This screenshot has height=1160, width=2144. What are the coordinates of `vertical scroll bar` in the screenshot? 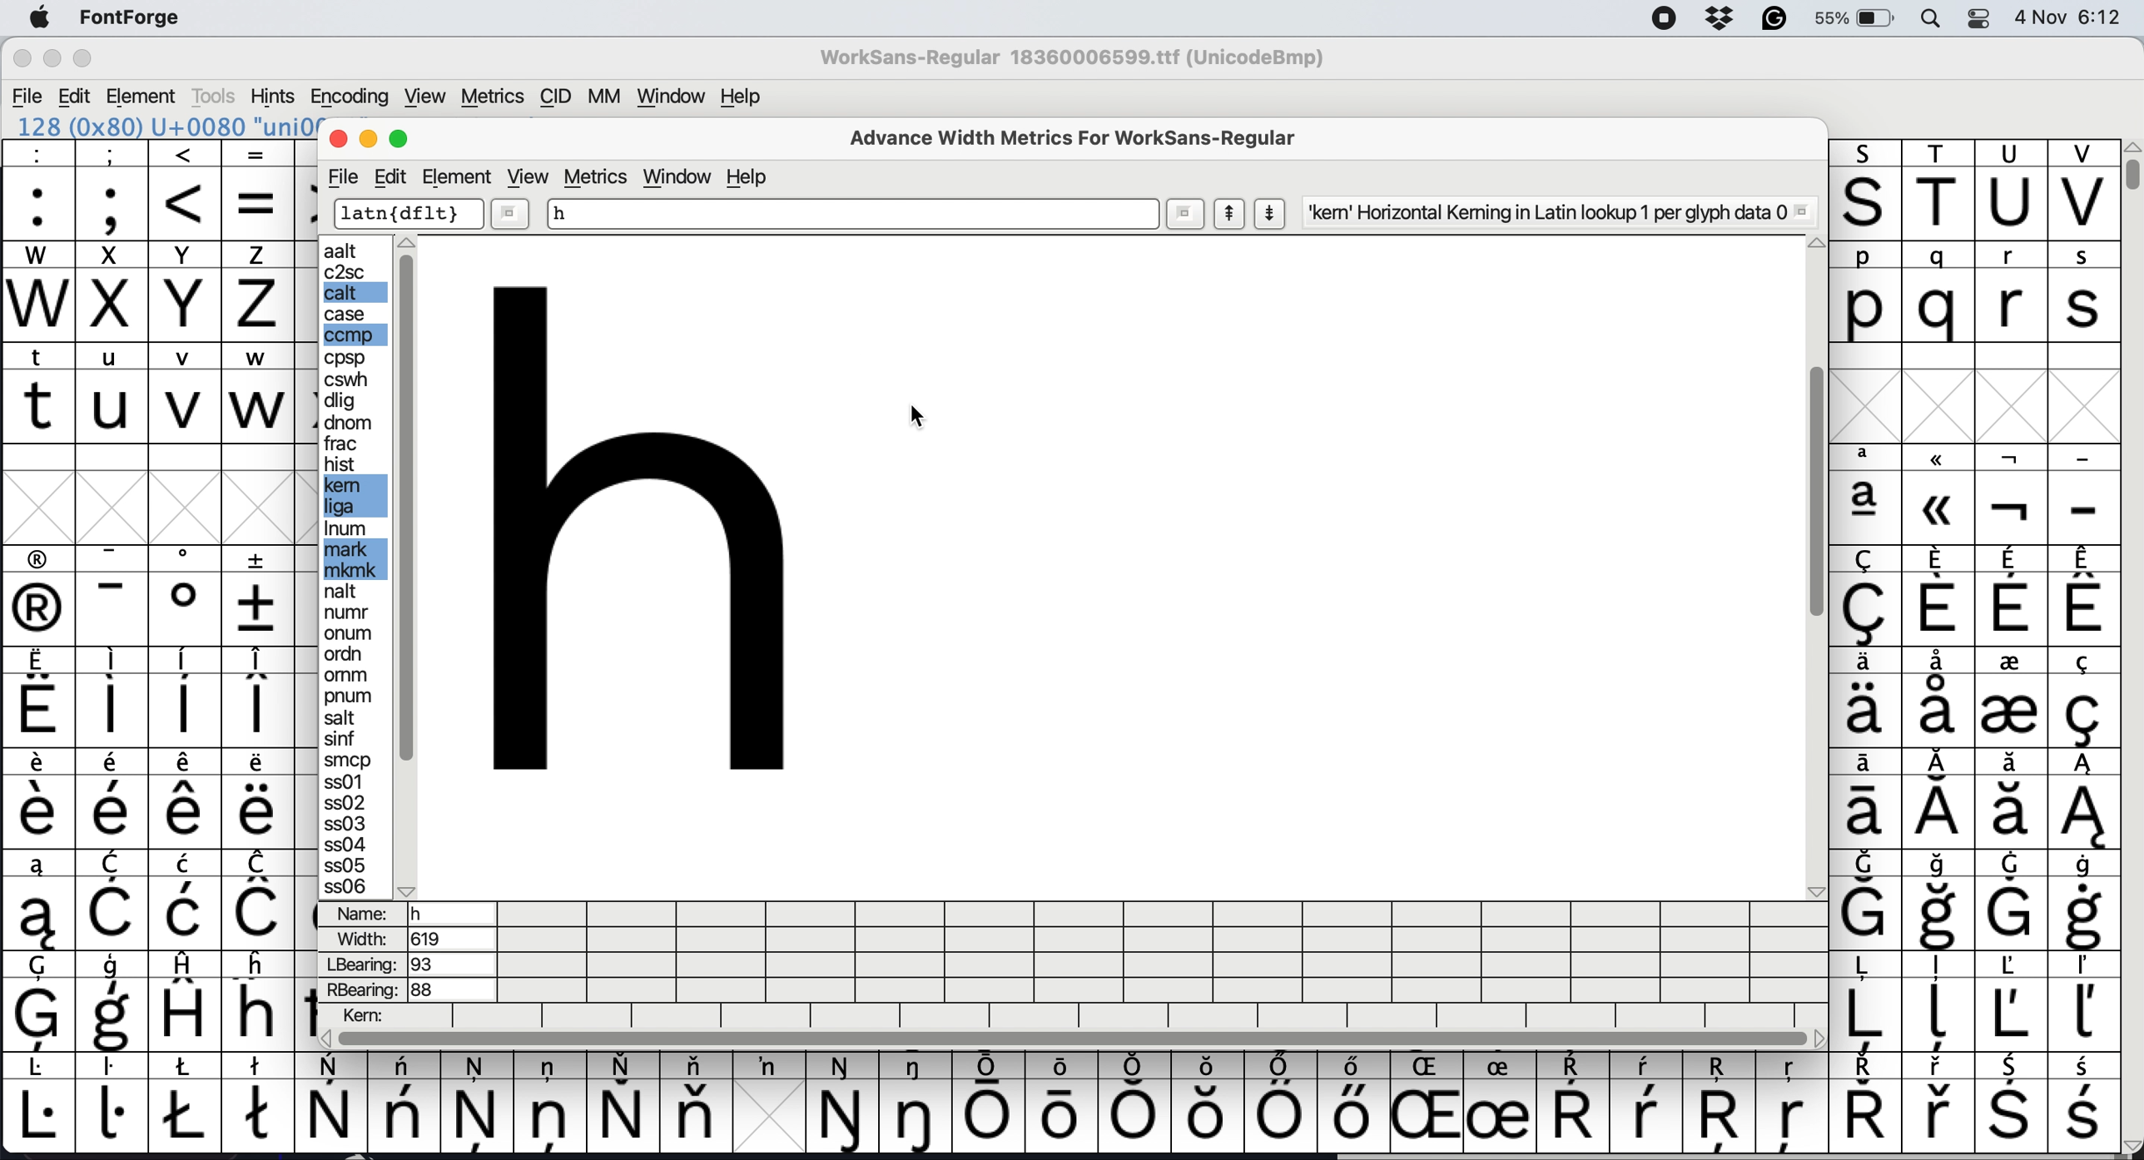 It's located at (1819, 488).